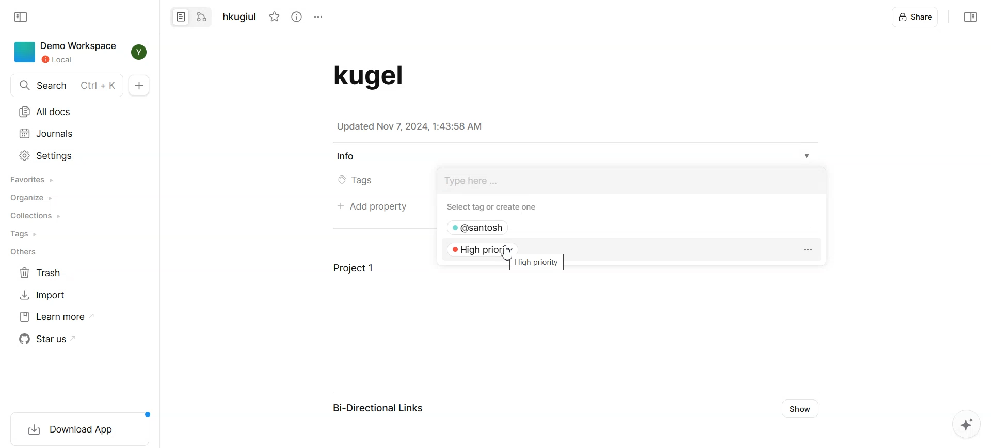 Image resolution: width=991 pixels, height=448 pixels. What do you see at coordinates (24, 52) in the screenshot?
I see `icon` at bounding box center [24, 52].